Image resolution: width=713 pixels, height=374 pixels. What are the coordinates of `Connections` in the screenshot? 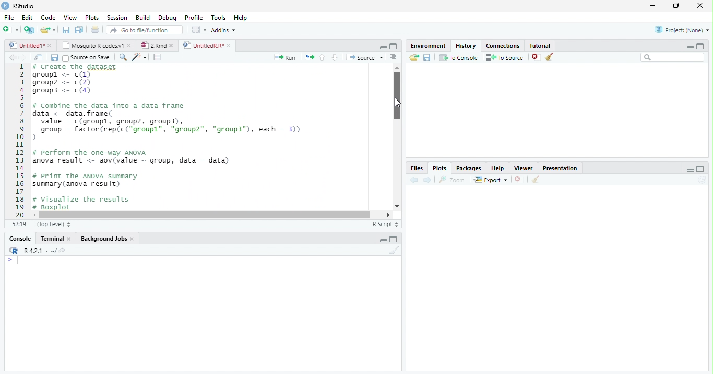 It's located at (504, 45).